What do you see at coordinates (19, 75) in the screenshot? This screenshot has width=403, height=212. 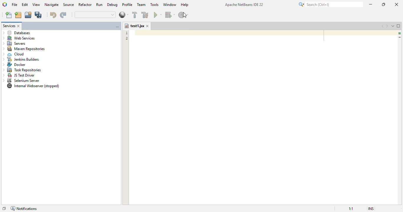 I see `JS test driver` at bounding box center [19, 75].